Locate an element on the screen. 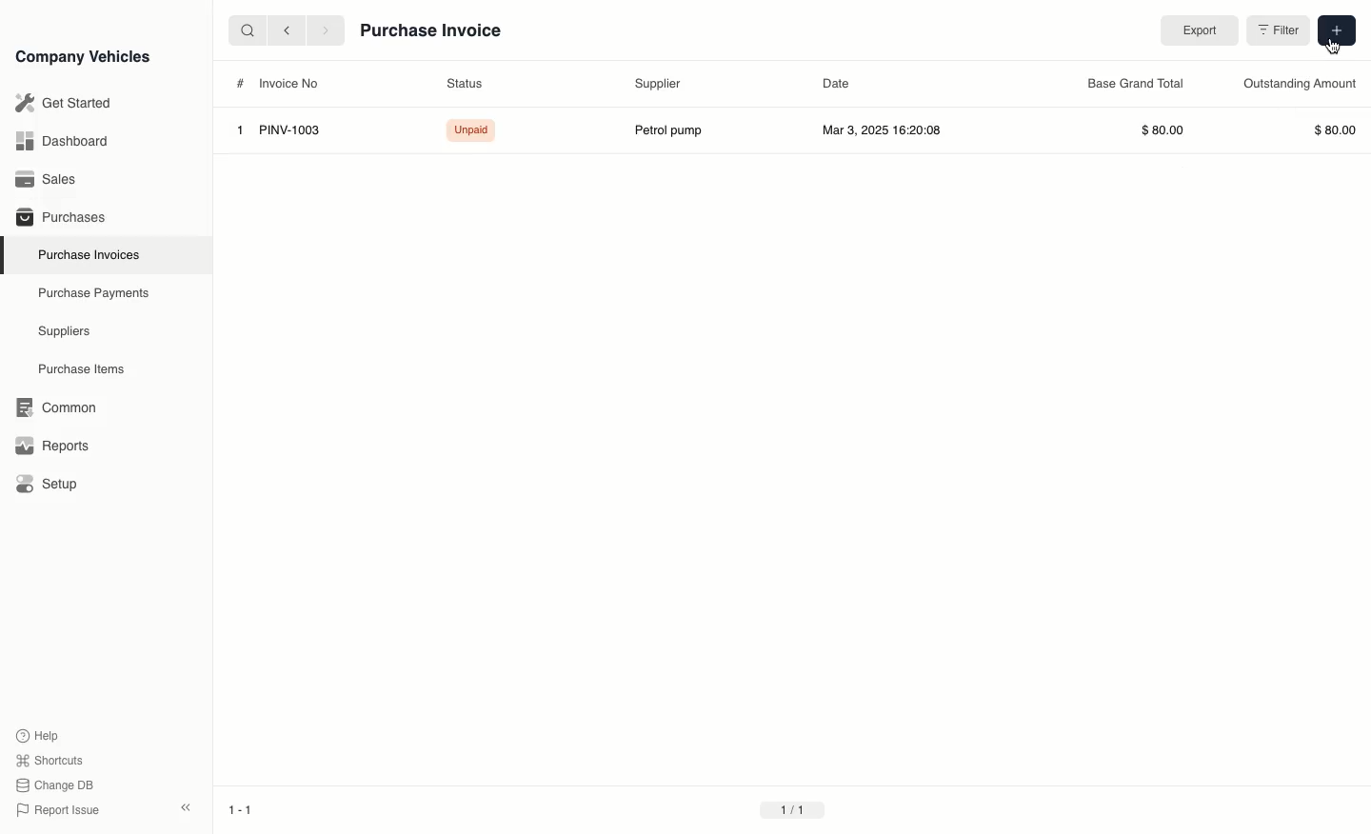  add purchace invoice is located at coordinates (1337, 31).